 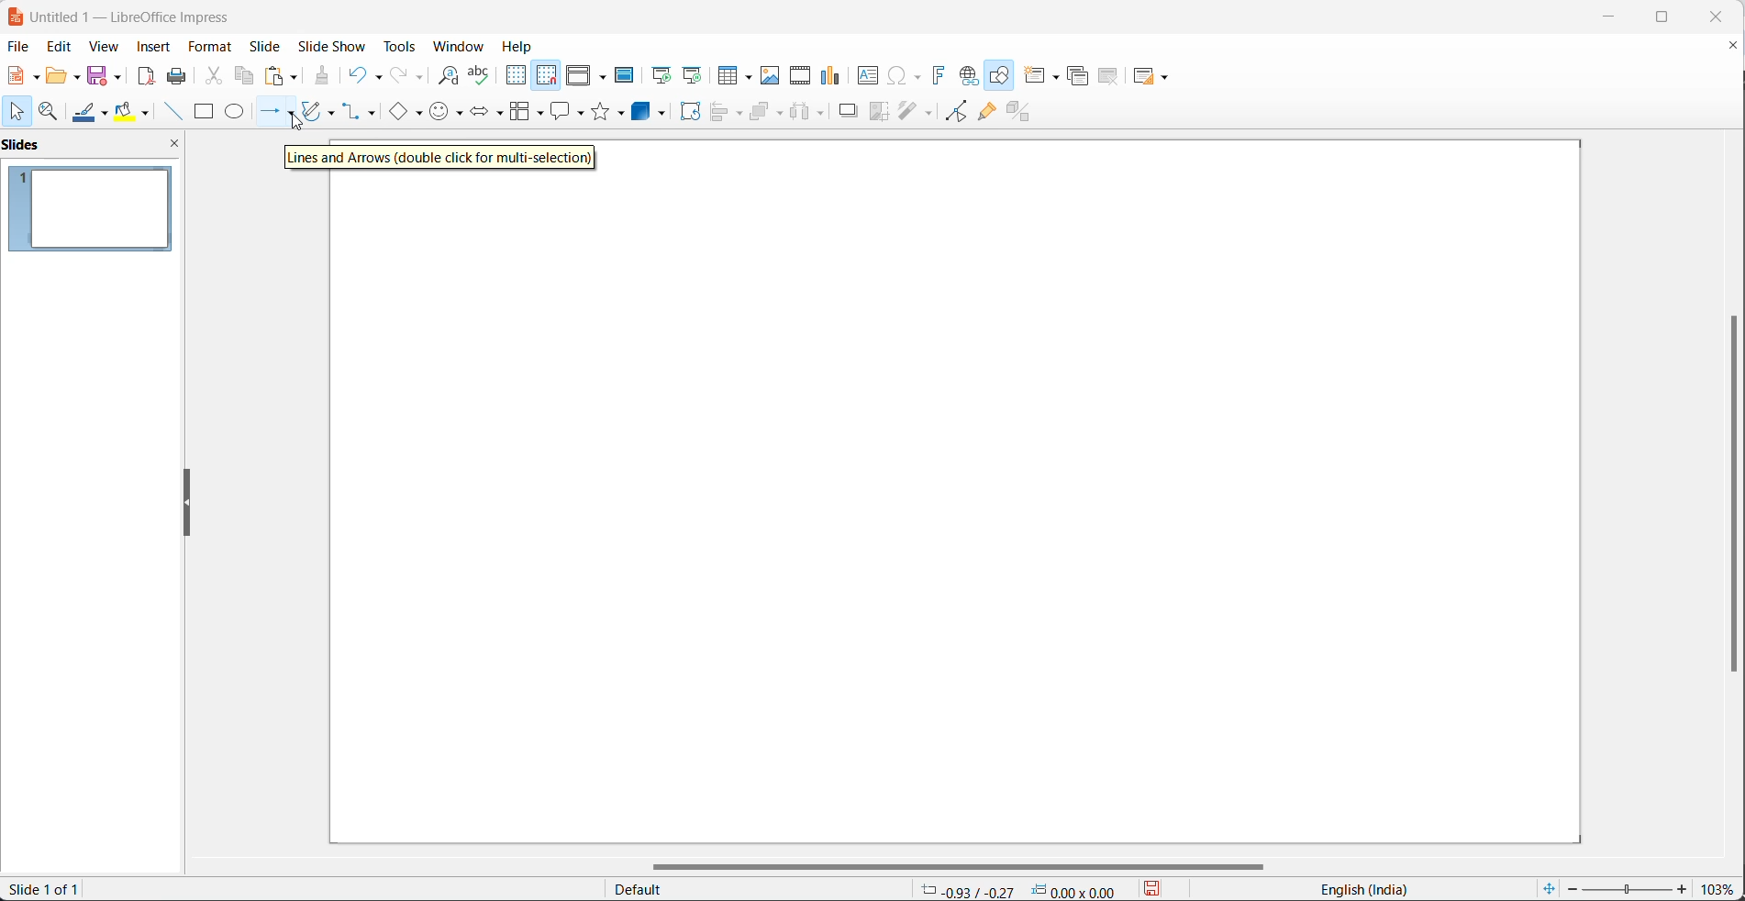 I want to click on empty page, so click(x=1088, y=155).